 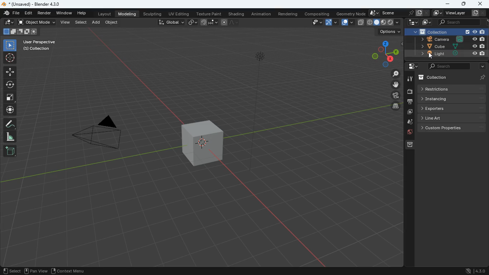 I want to click on render, so click(x=44, y=13).